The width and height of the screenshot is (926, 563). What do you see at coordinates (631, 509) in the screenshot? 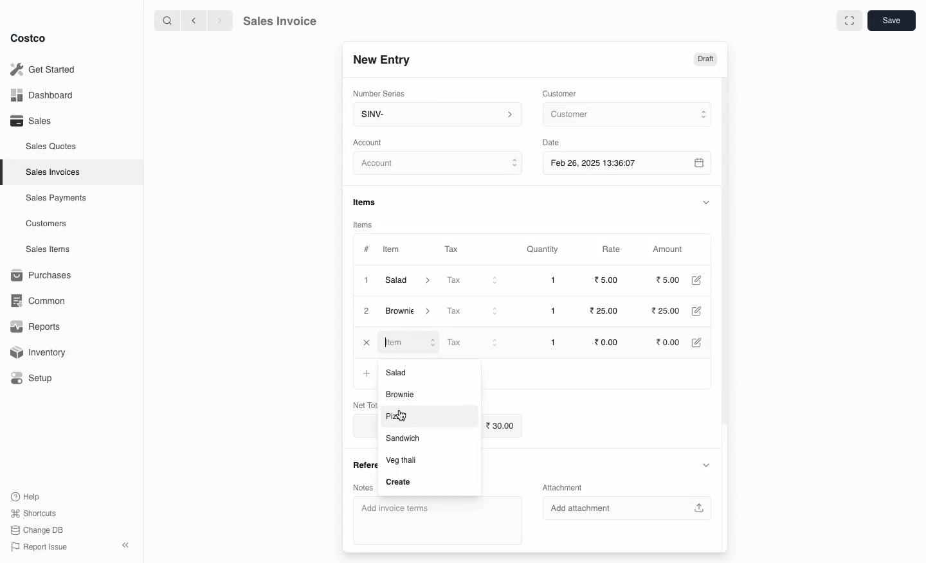
I see `‘Add attachment` at bounding box center [631, 509].